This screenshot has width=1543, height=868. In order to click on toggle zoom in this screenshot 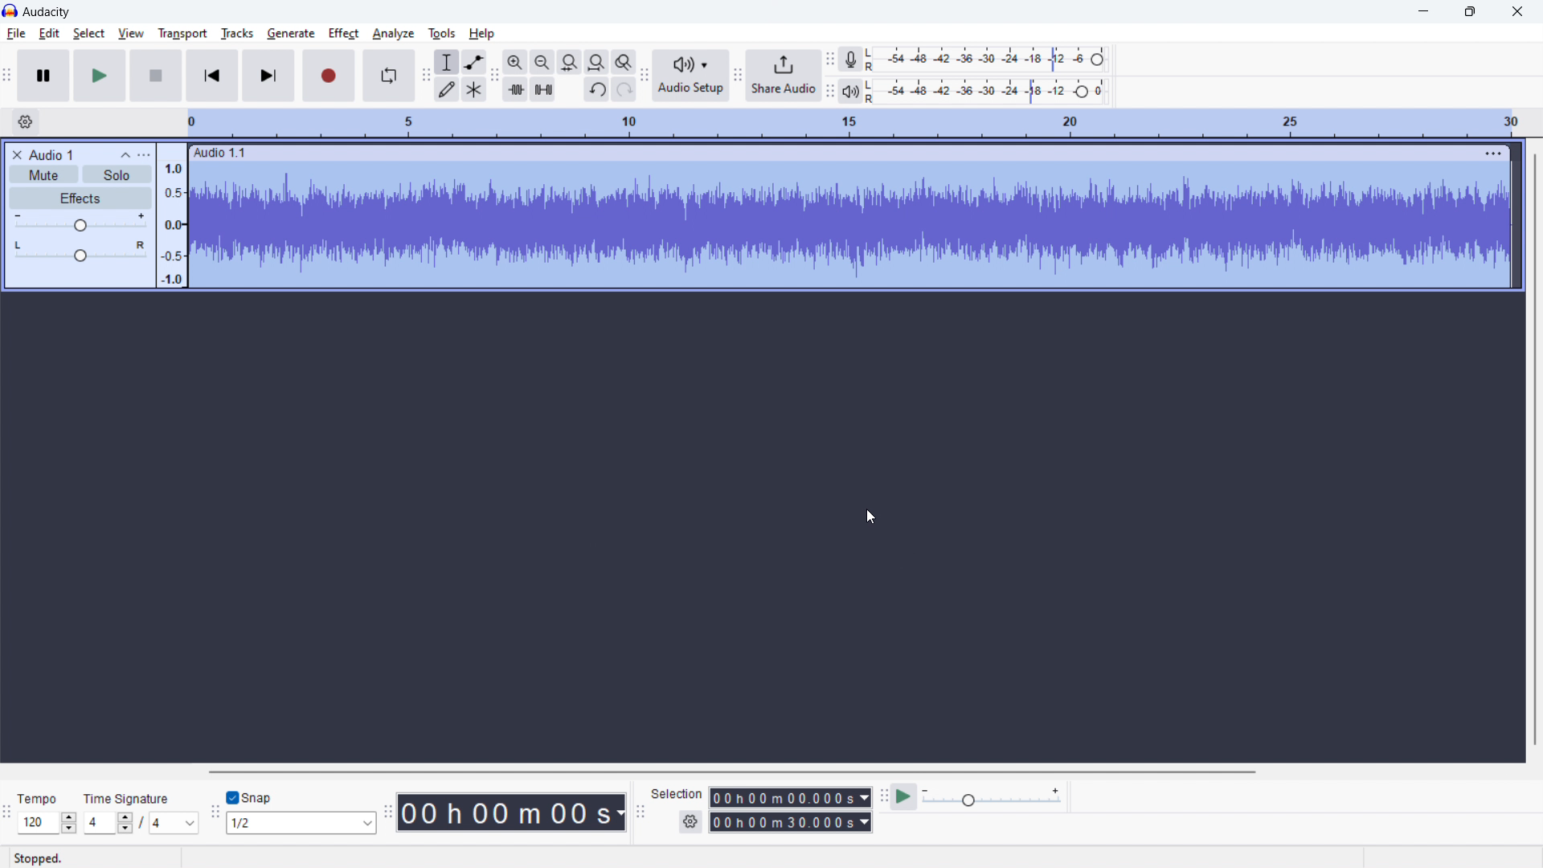, I will do `click(624, 61)`.